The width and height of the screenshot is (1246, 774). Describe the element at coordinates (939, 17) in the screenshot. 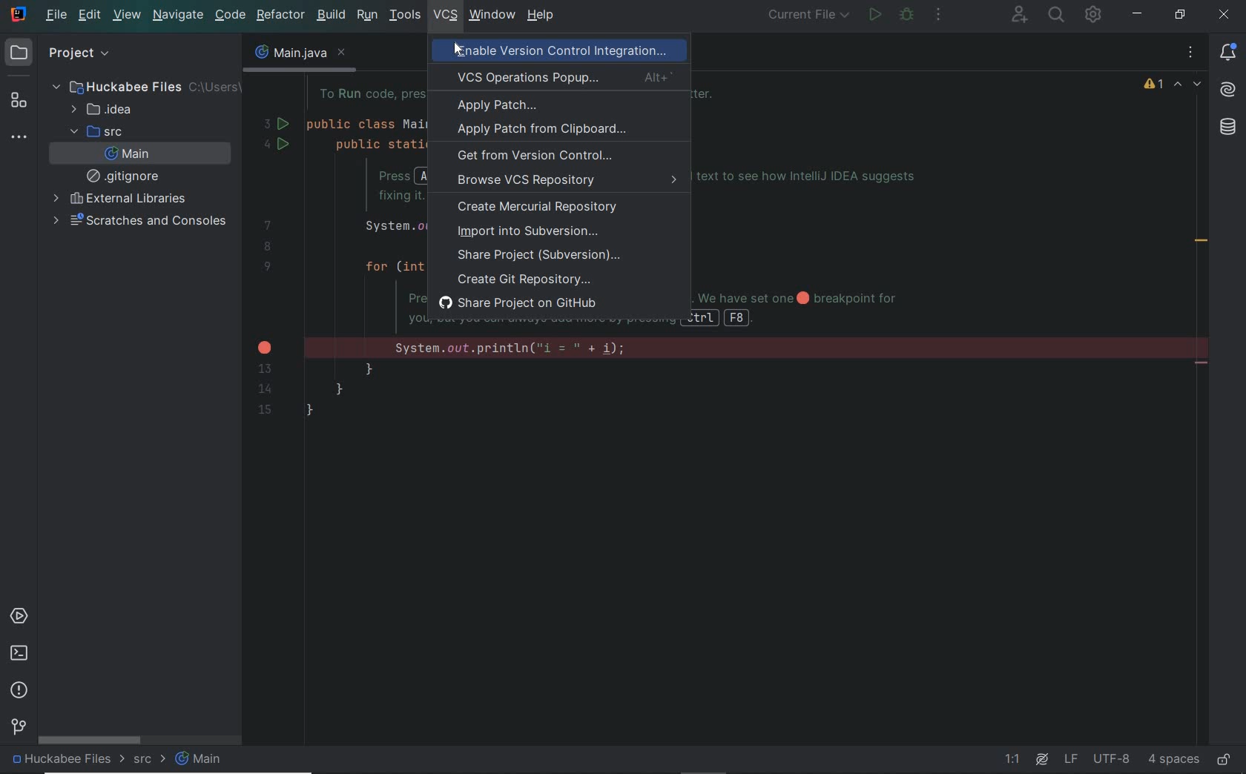

I see `More actions` at that location.